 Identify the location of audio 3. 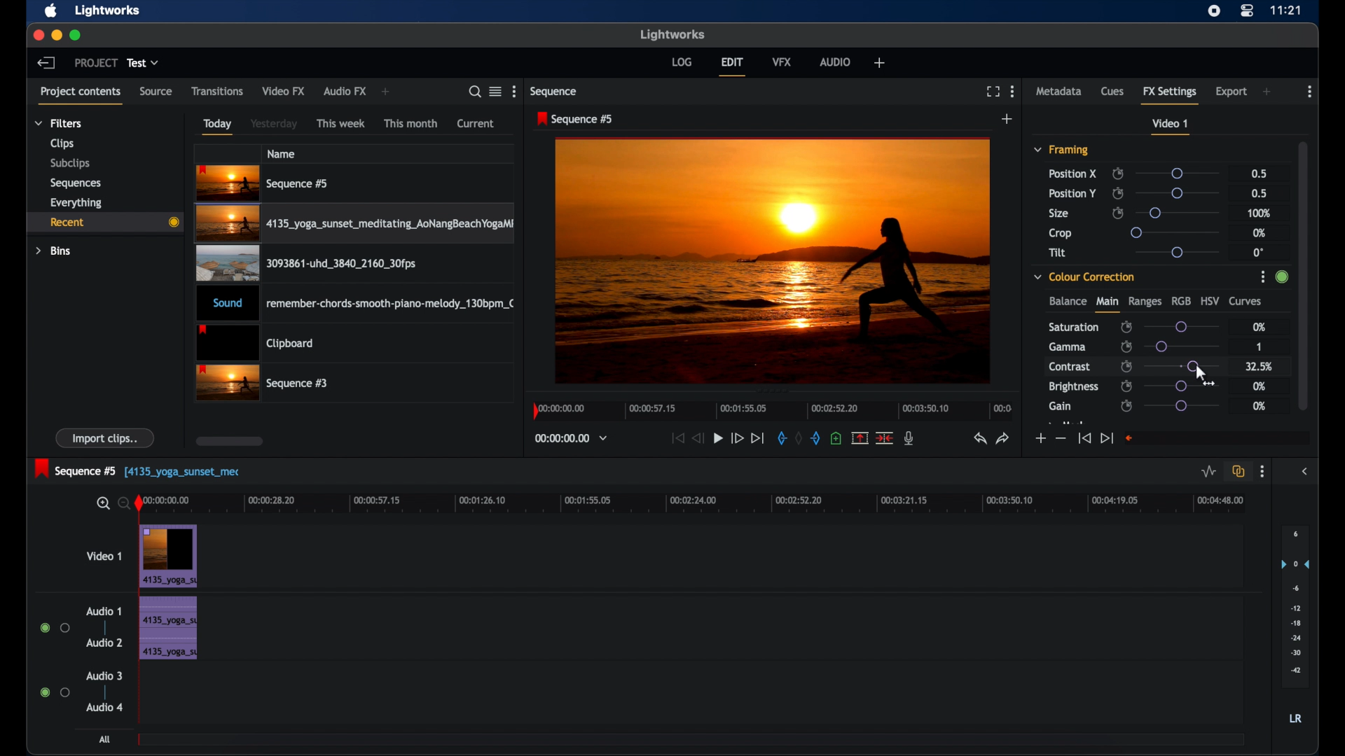
(105, 676).